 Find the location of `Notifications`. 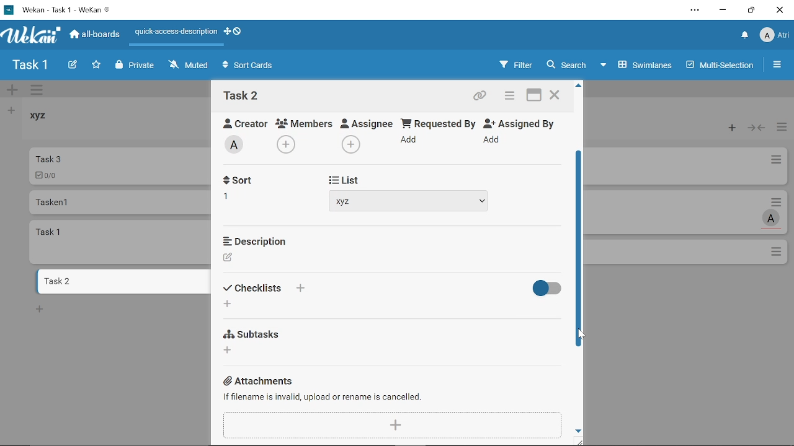

Notifications is located at coordinates (745, 36).